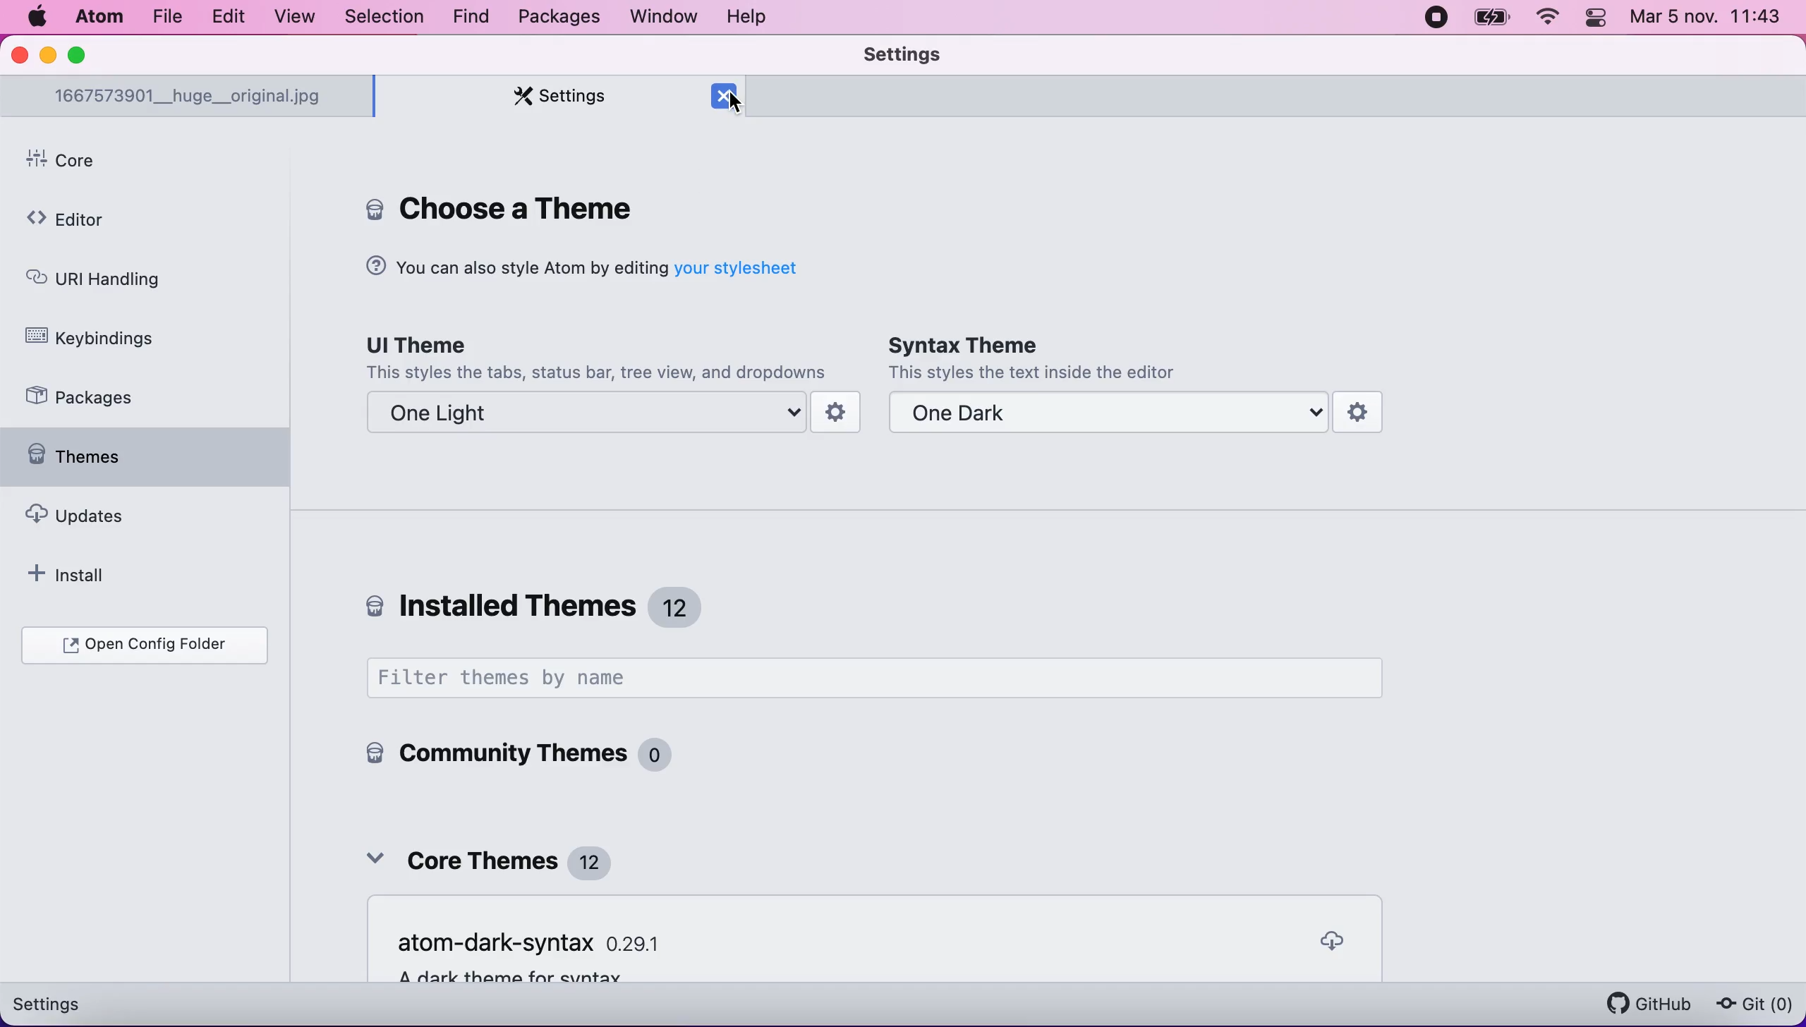 This screenshot has height=1027, width=1806. Describe the element at coordinates (1753, 1006) in the screenshot. I see `git(0)` at that location.